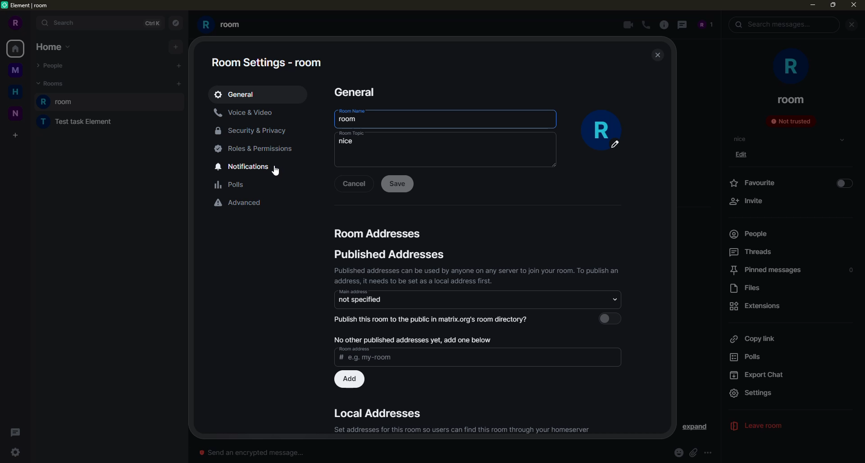 The width and height of the screenshot is (865, 463). Describe the element at coordinates (277, 172) in the screenshot. I see `cursor` at that location.